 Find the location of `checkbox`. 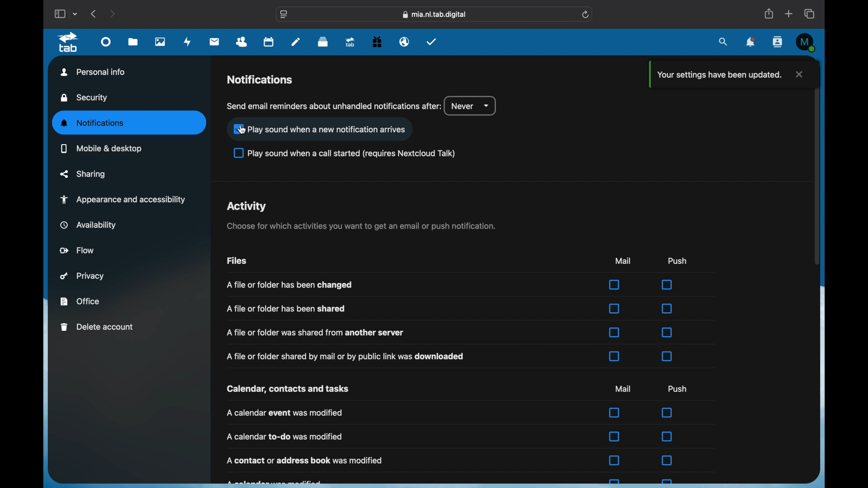

checkbox is located at coordinates (668, 356).